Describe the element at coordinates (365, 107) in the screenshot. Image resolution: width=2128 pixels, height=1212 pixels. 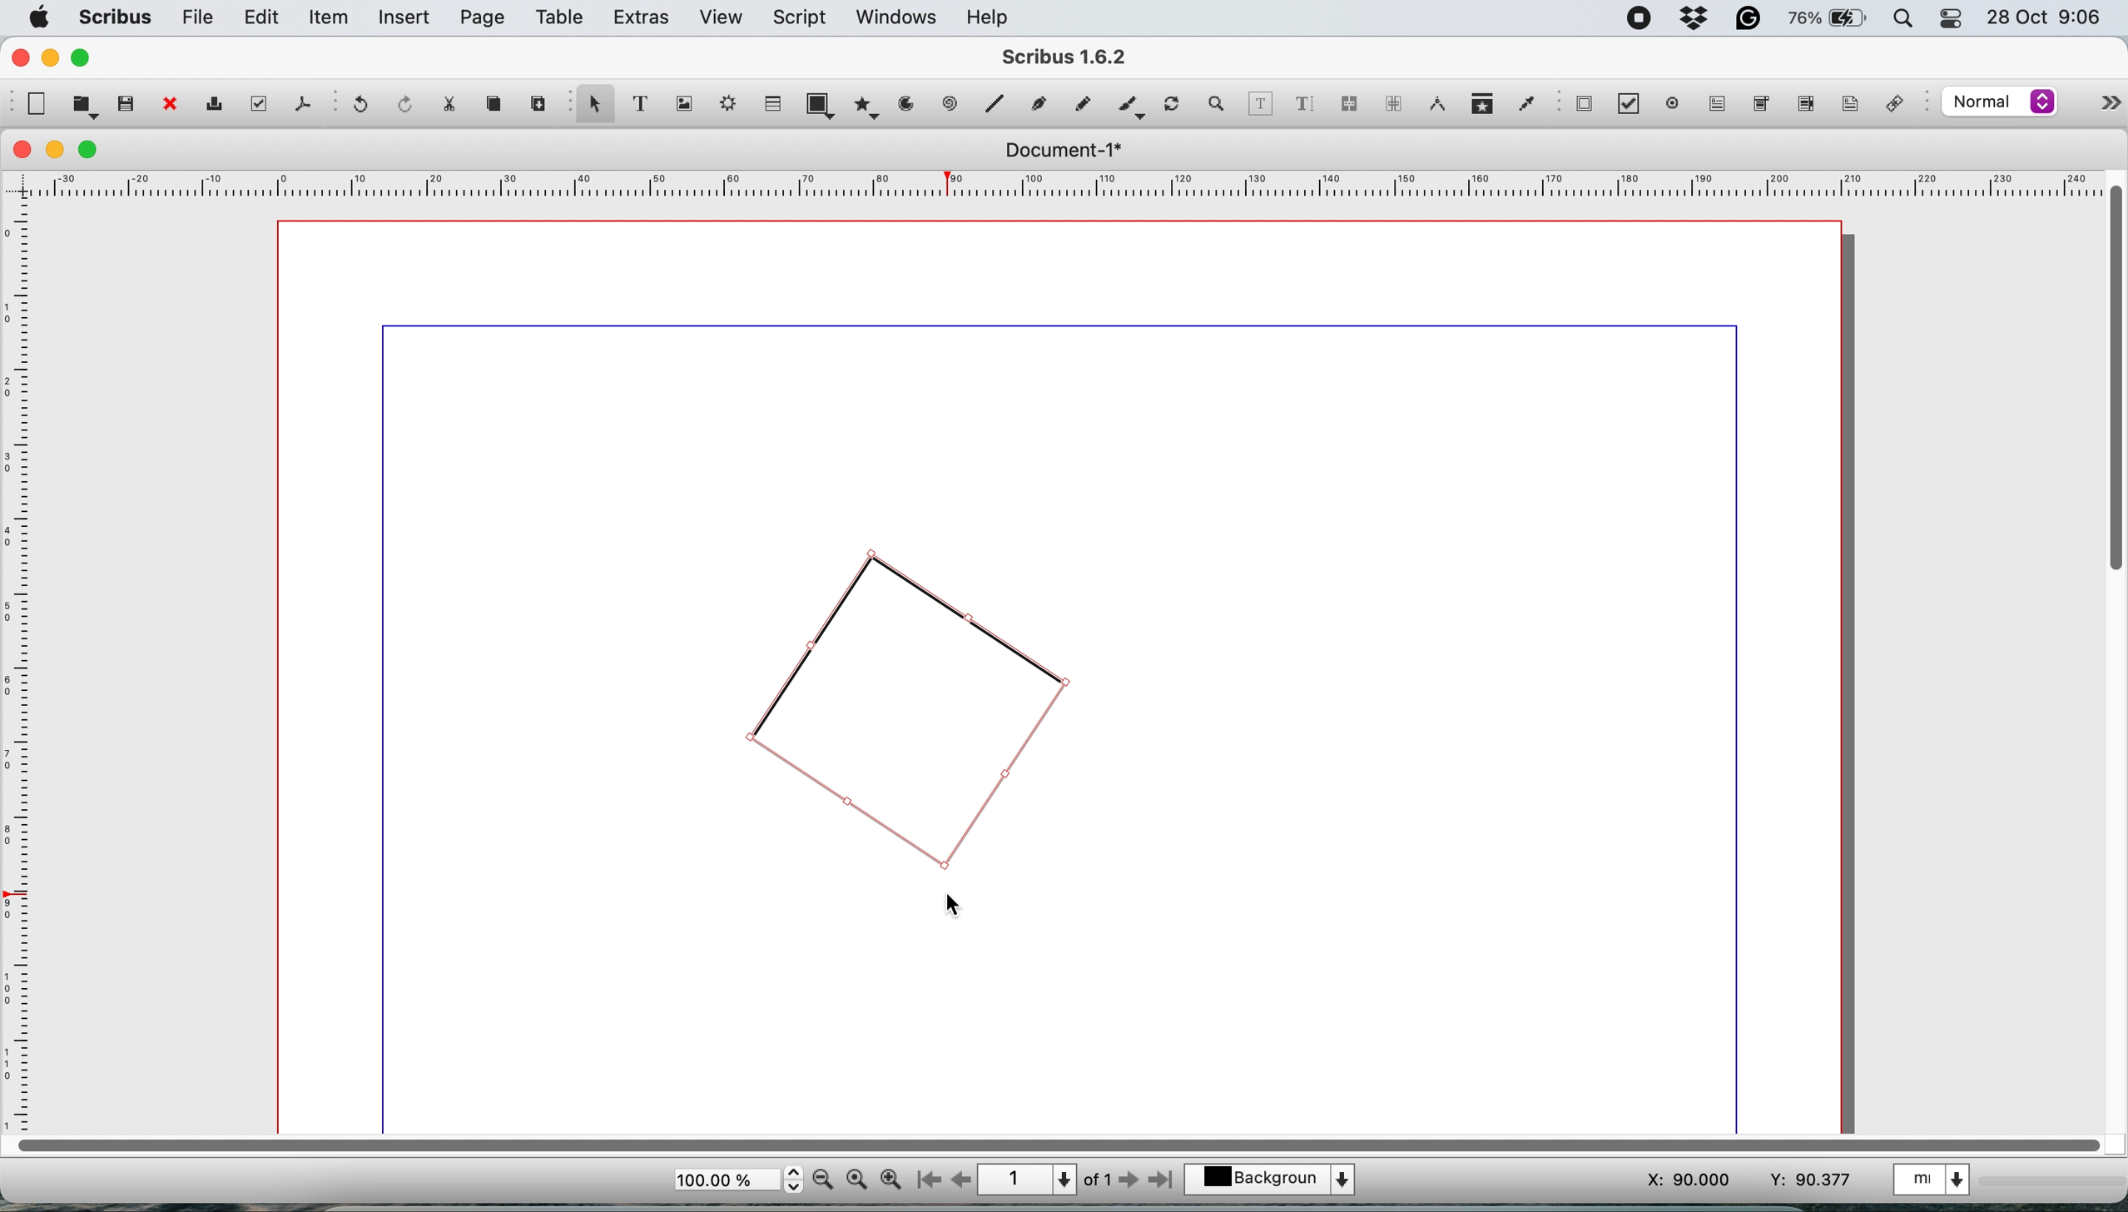
I see `undo` at that location.